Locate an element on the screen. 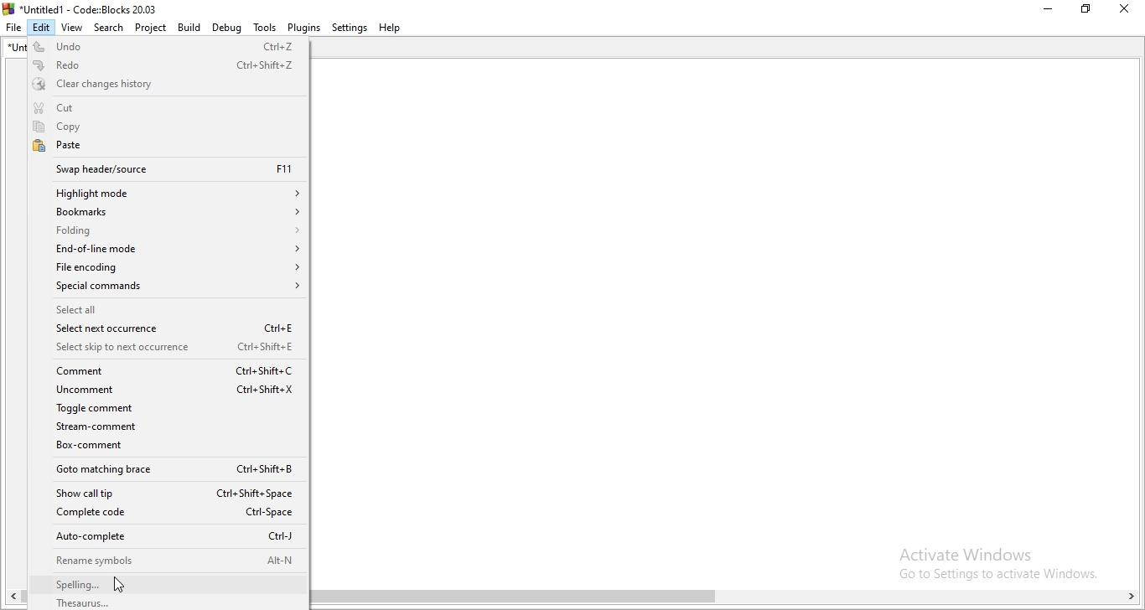 The width and height of the screenshot is (1145, 610). Help is located at coordinates (389, 28).